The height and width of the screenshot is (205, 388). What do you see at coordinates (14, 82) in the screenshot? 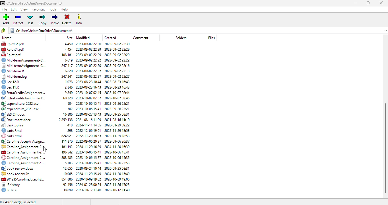
I see `lec 12r` at bounding box center [14, 82].